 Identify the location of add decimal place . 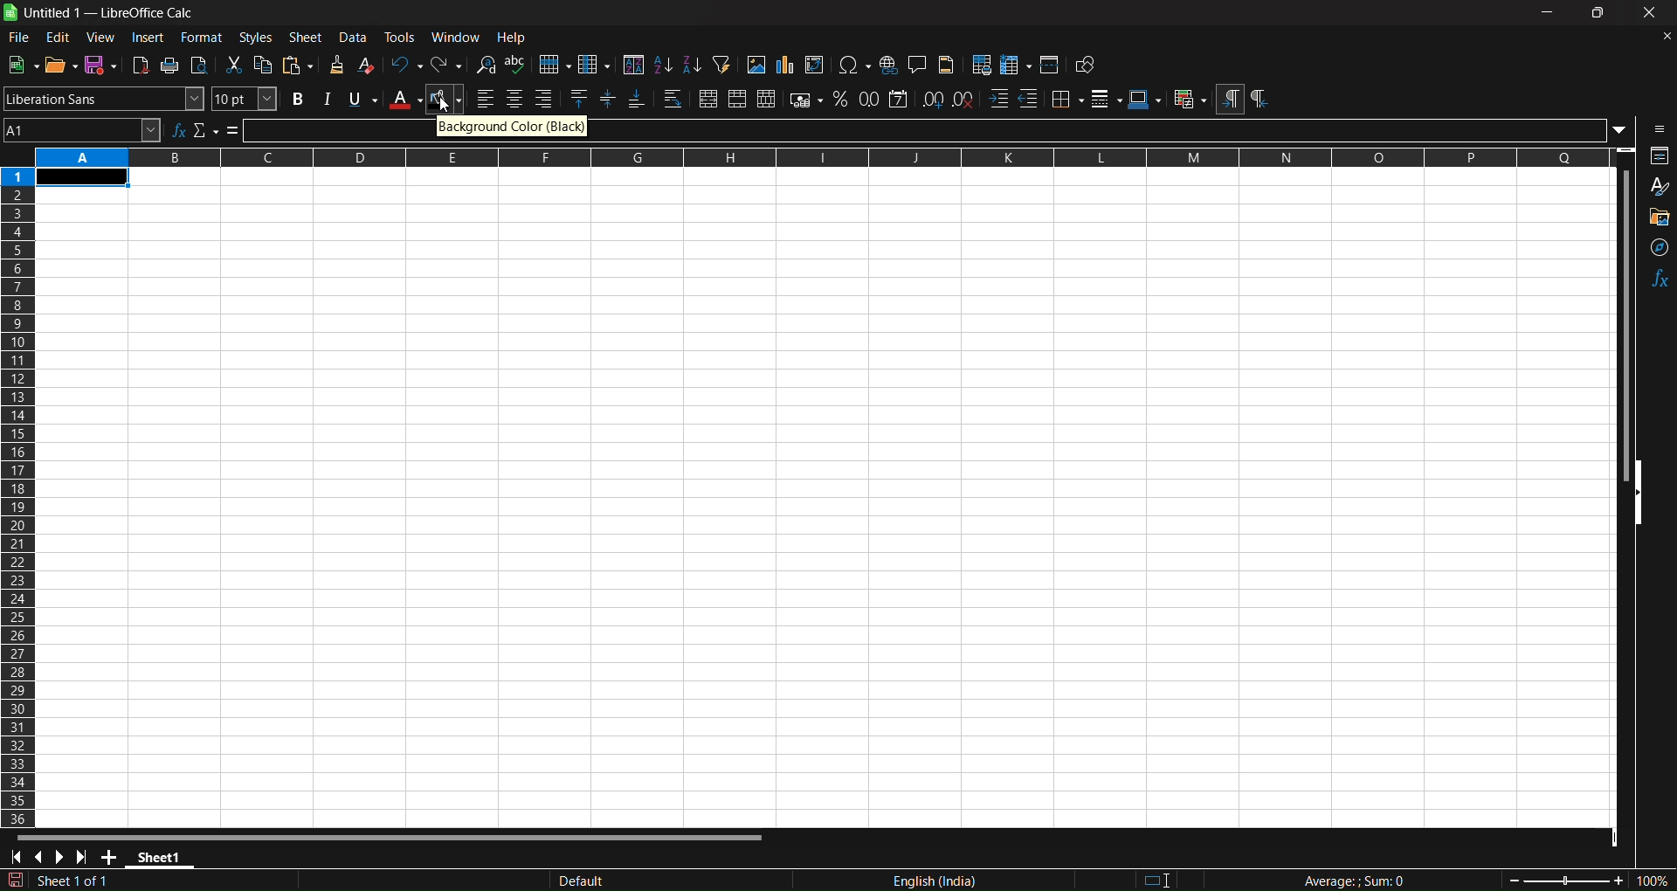
(931, 100).